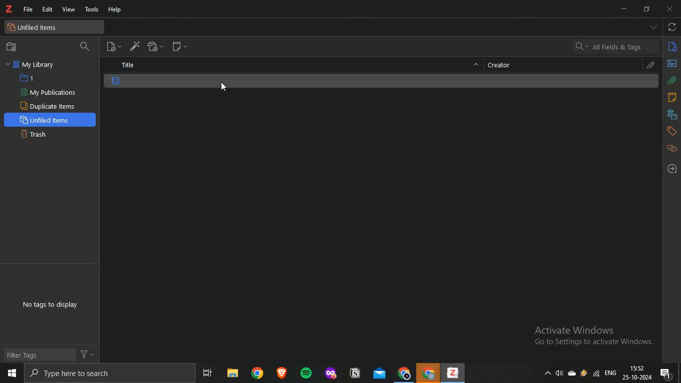 This screenshot has width=681, height=383. What do you see at coordinates (672, 169) in the screenshot?
I see `locate` at bounding box center [672, 169].